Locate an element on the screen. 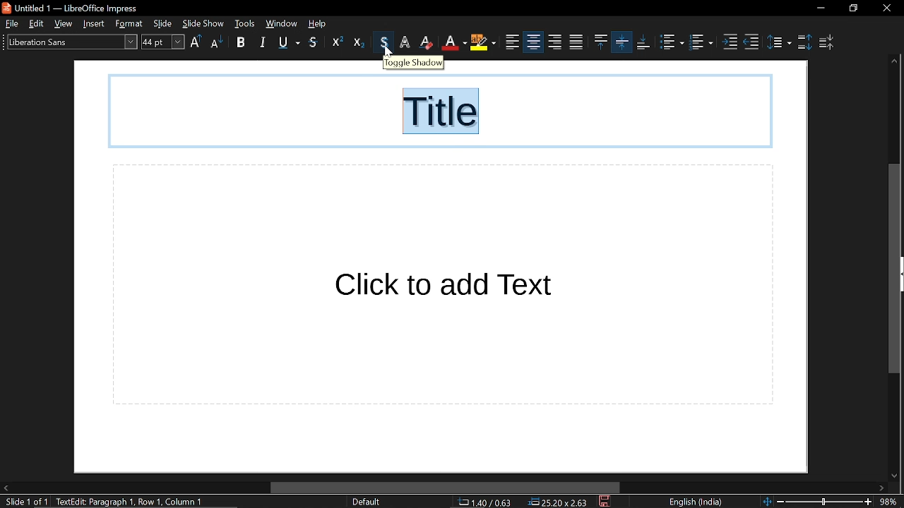 The width and height of the screenshot is (904, 508). center is located at coordinates (513, 42).